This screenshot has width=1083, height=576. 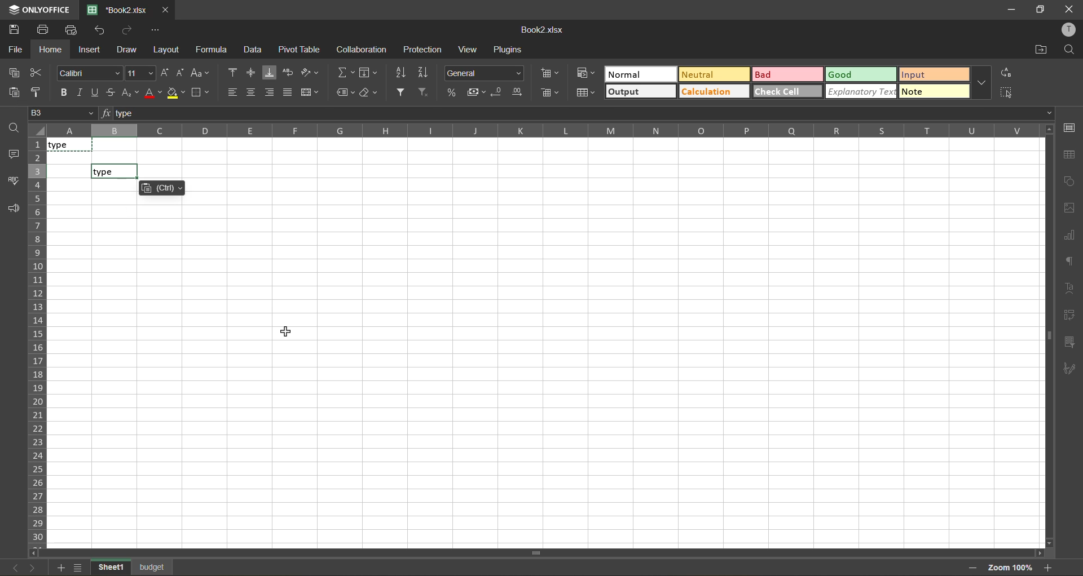 I want to click on cut, so click(x=38, y=72).